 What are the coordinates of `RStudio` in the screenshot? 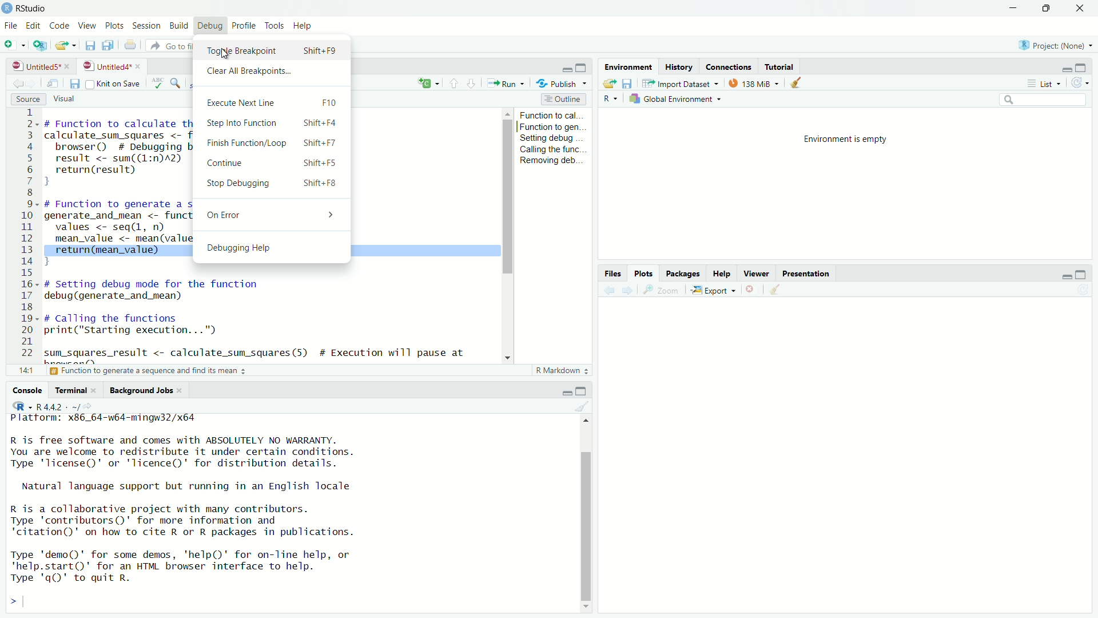 It's located at (34, 8).